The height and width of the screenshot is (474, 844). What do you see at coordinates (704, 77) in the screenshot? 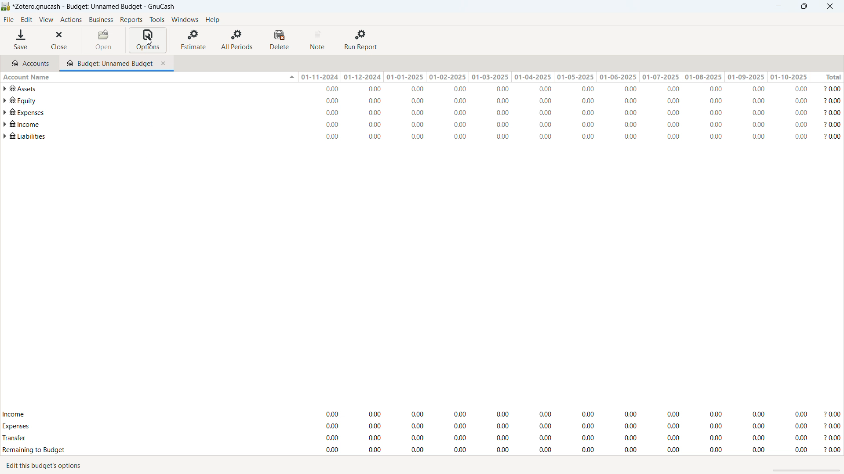
I see `01-08-2025` at bounding box center [704, 77].